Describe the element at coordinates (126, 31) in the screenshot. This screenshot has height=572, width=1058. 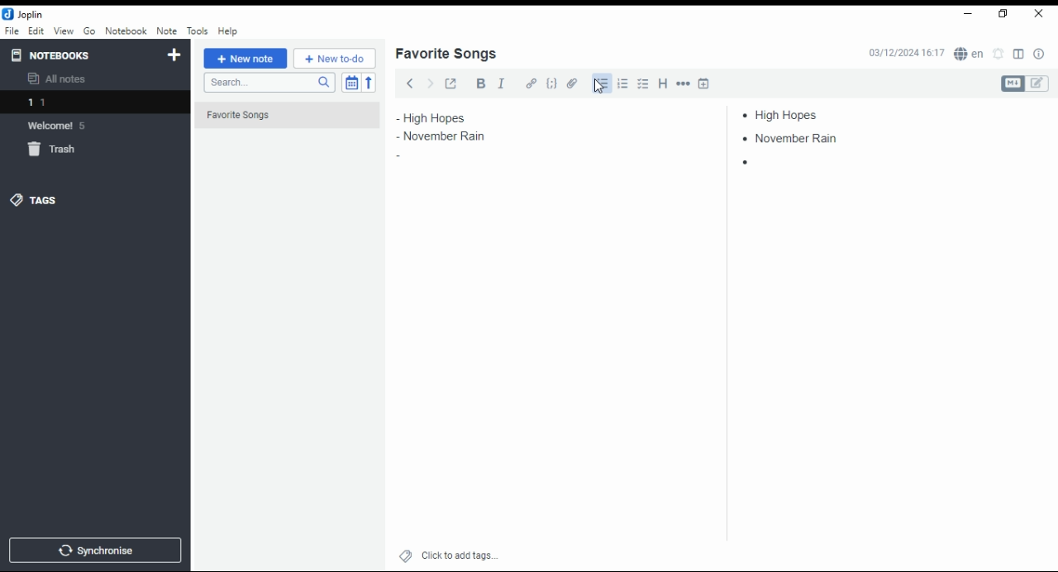
I see `notebook` at that location.